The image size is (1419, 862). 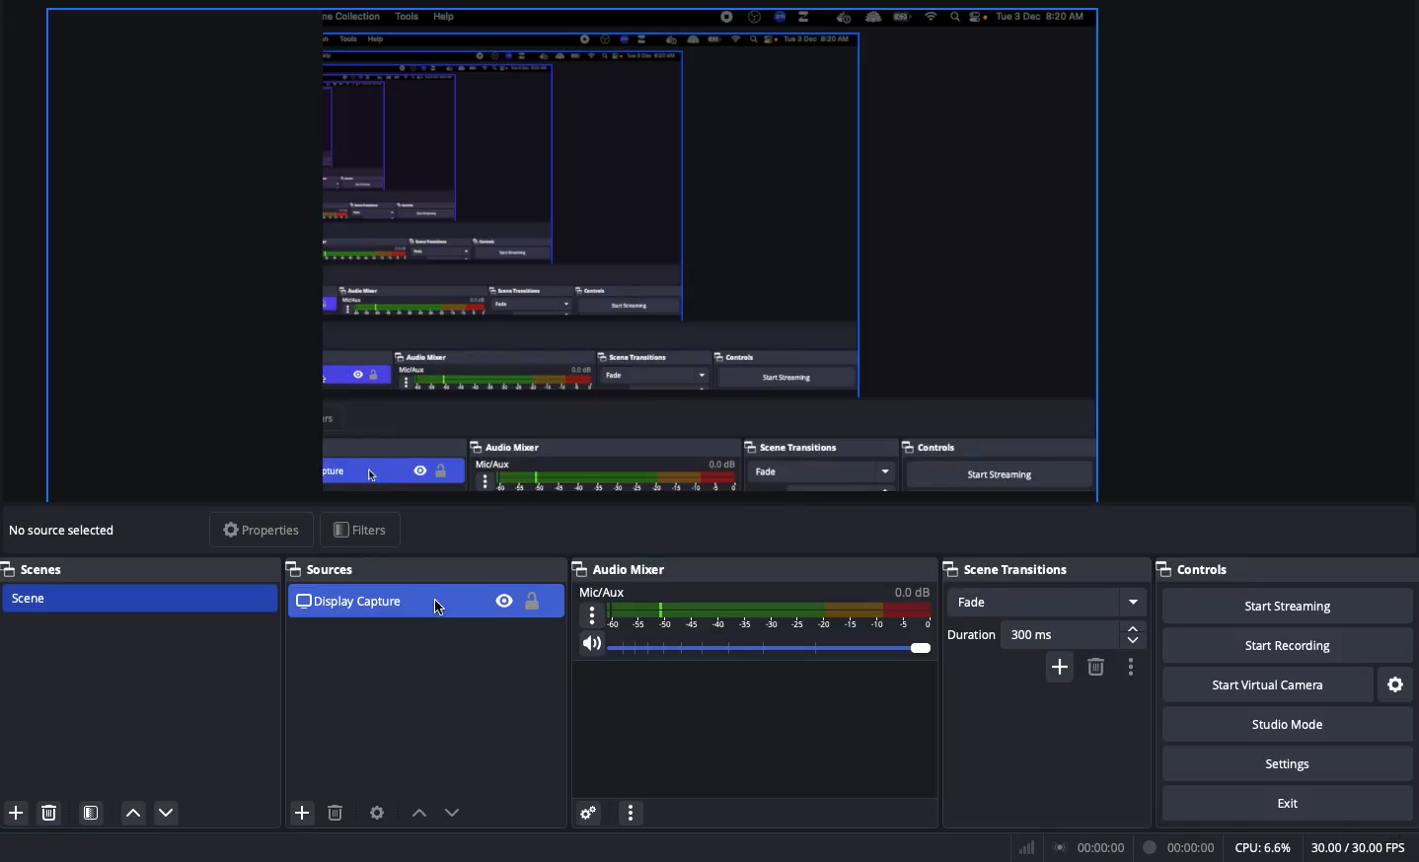 I want to click on Bar, so click(x=1024, y=847).